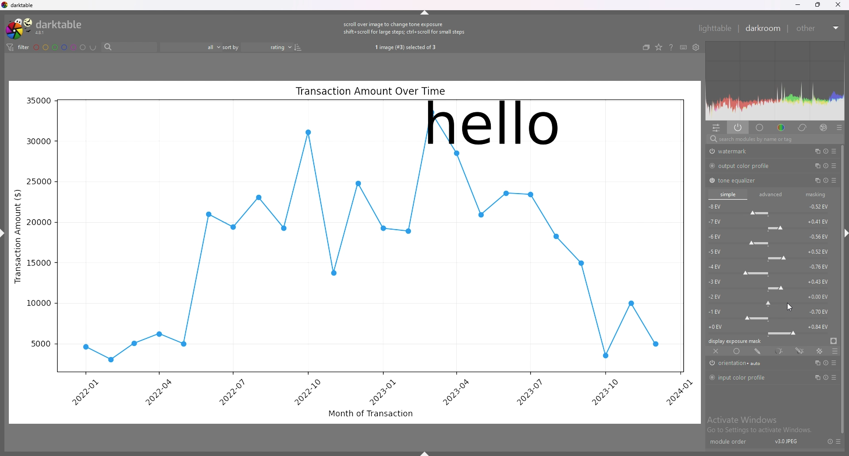  I want to click on drawn and parametric mask, so click(799, 350).